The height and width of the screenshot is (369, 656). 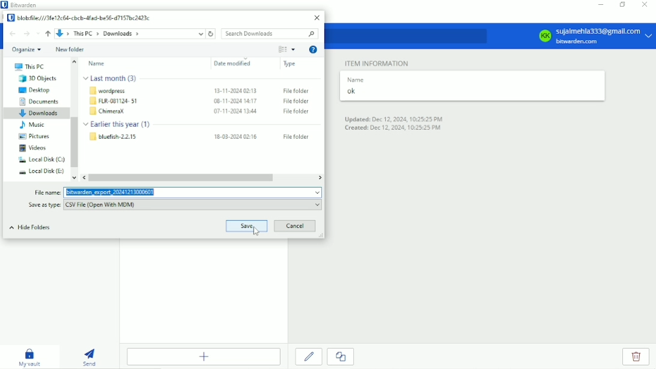 I want to click on My vault, so click(x=29, y=356).